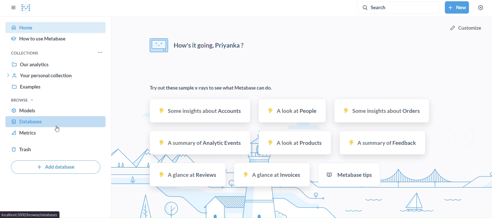 This screenshot has height=218, width=492. What do you see at coordinates (188, 175) in the screenshot?
I see `a glance at reviews` at bounding box center [188, 175].